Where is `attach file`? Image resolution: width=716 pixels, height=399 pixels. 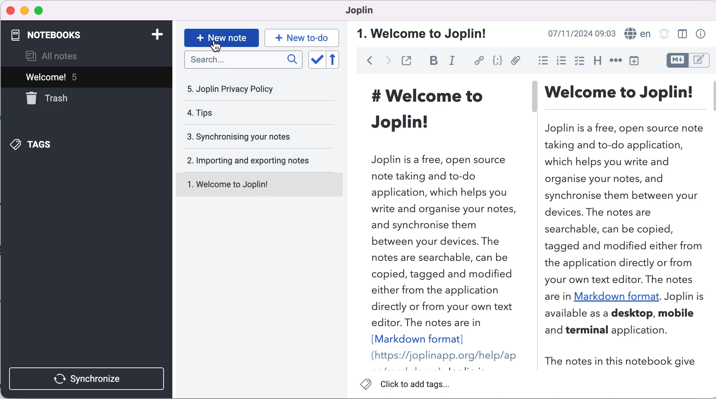
attach file is located at coordinates (516, 61).